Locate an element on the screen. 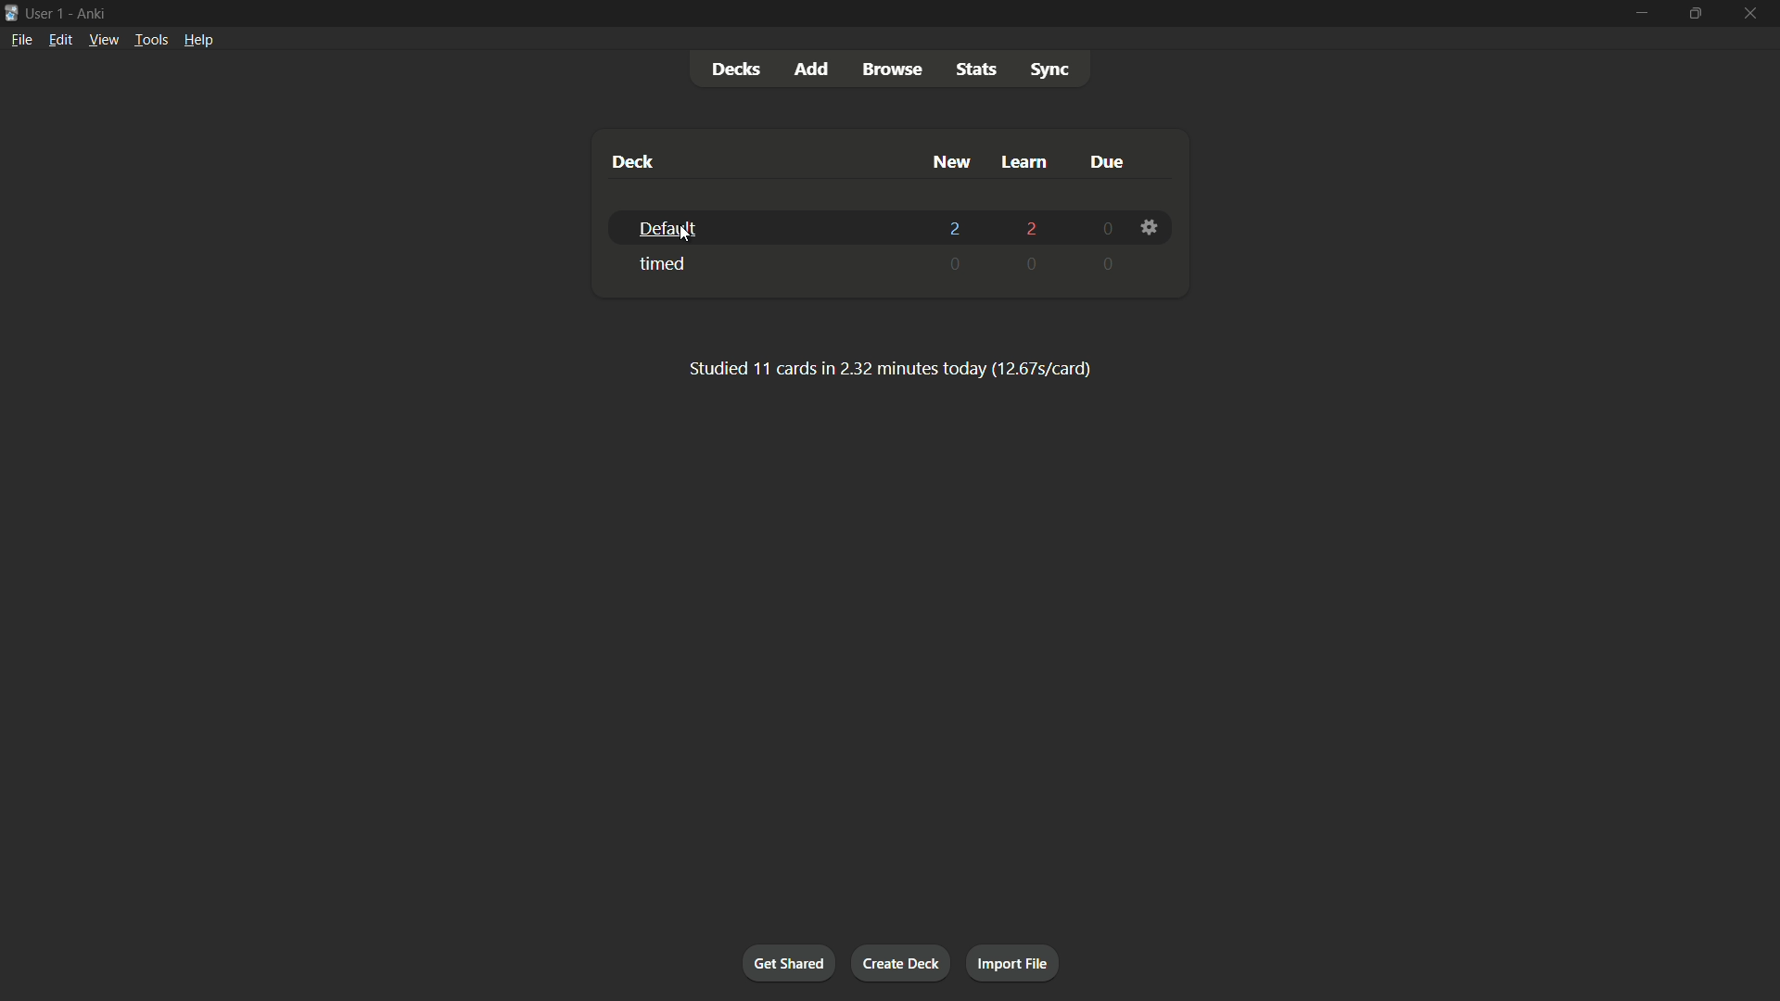 This screenshot has height=1001, width=1780. user 1 is located at coordinates (45, 13).